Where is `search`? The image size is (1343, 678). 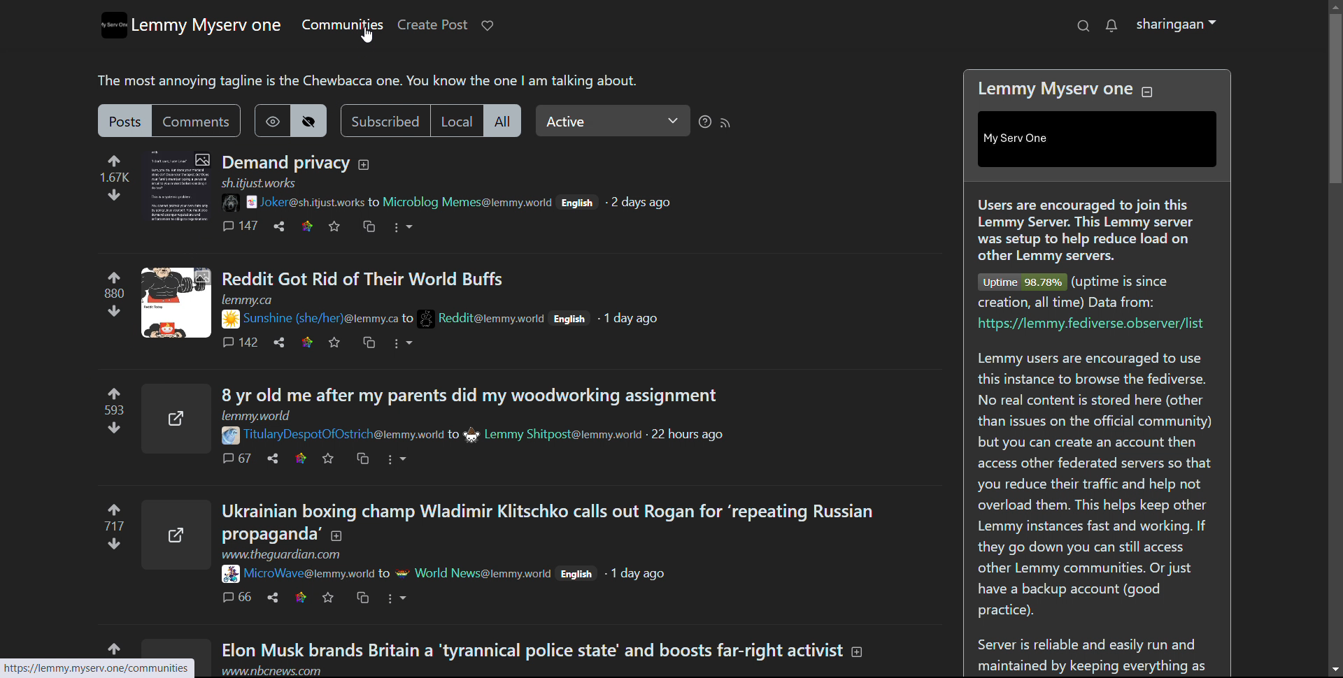
search is located at coordinates (1082, 26).